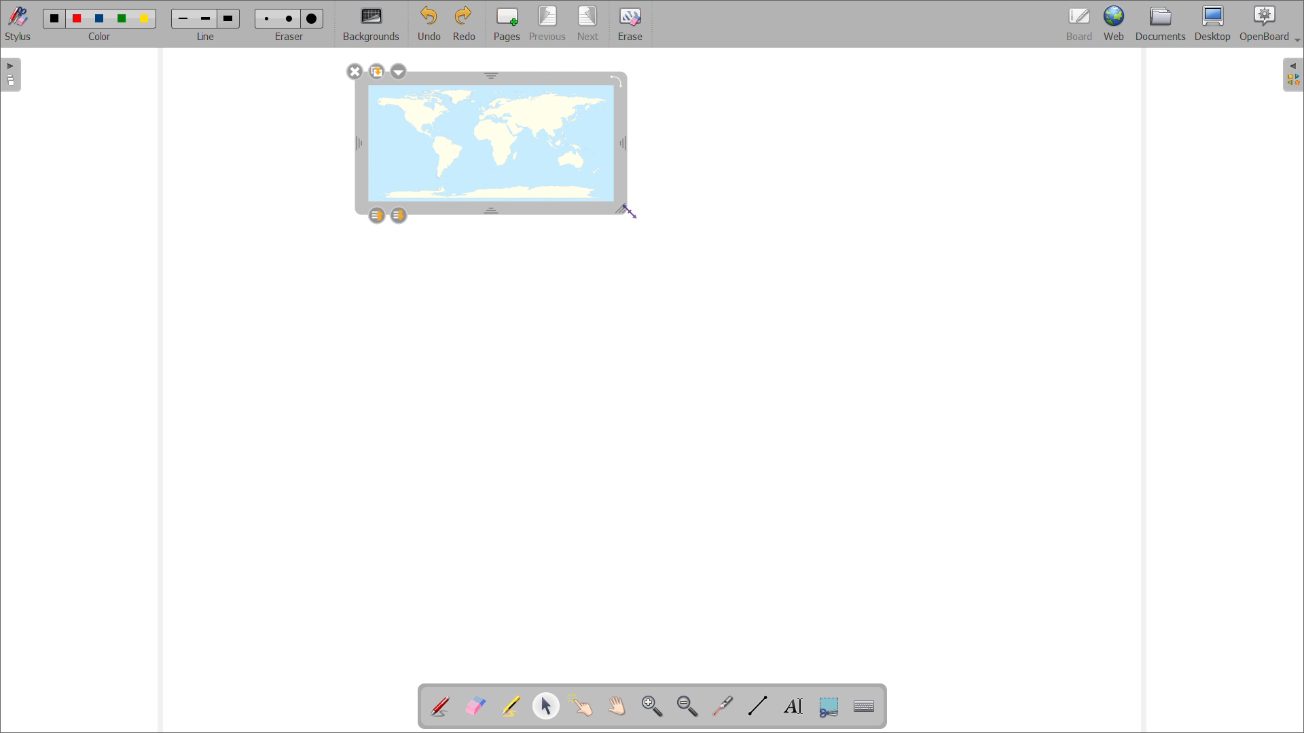 The width and height of the screenshot is (1304, 733). I want to click on large, so click(230, 18).